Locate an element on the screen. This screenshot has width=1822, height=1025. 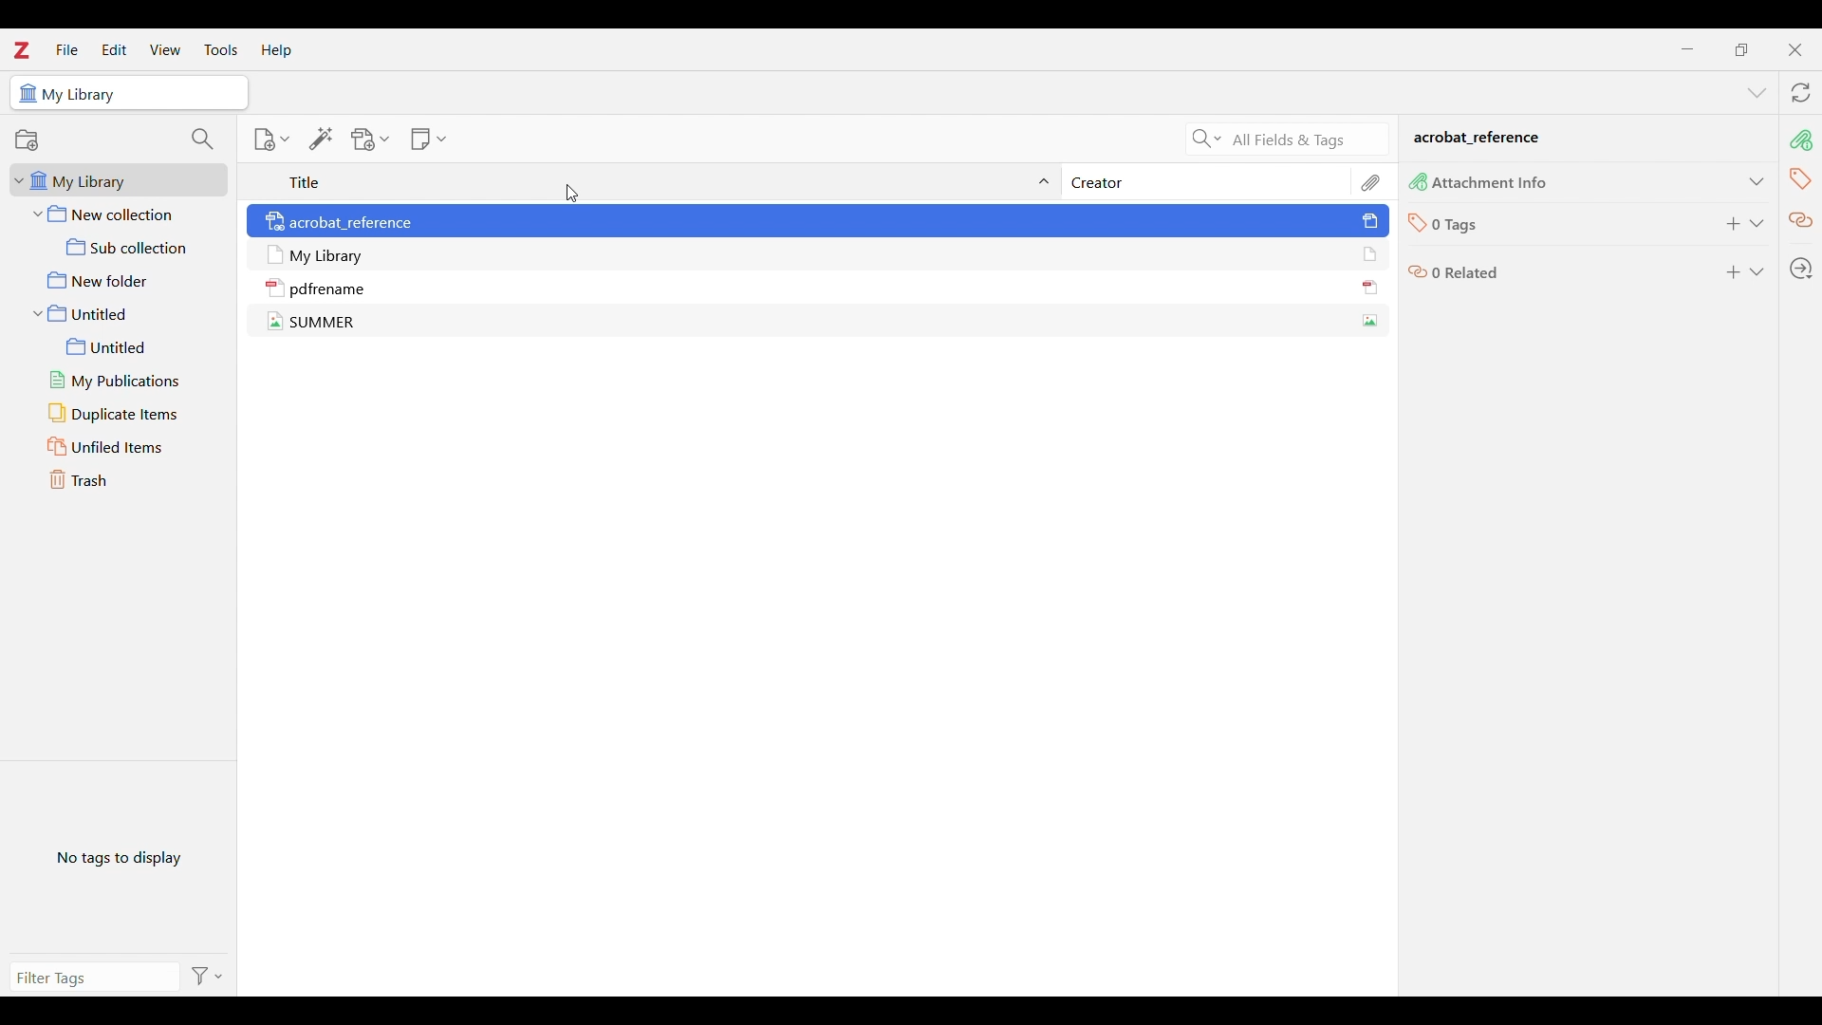
Untitled sub folder is located at coordinates (125, 347).